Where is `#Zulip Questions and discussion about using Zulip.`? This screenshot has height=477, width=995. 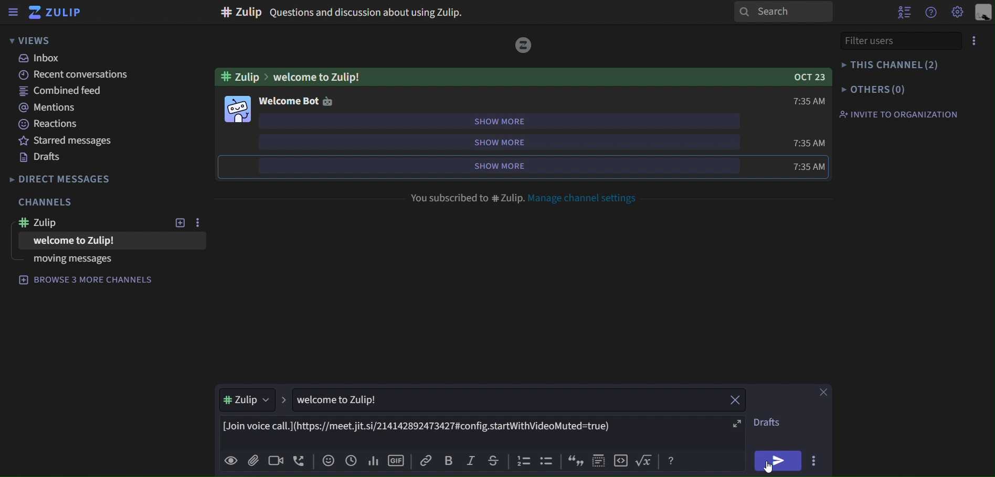
#Zulip Questions and discussion about using Zulip. is located at coordinates (344, 13).